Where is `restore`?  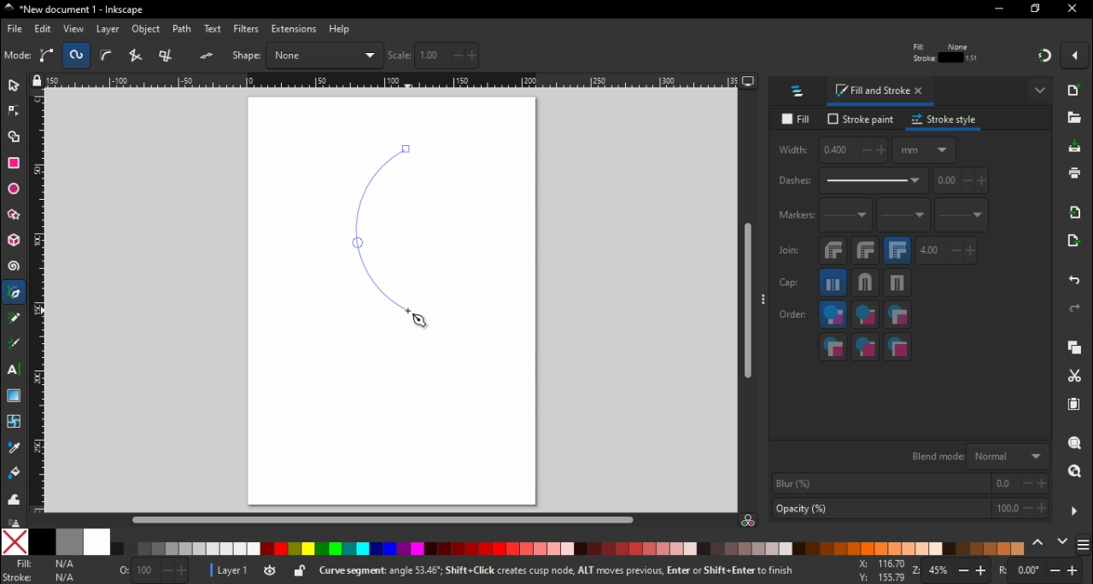 restore is located at coordinates (1037, 10).